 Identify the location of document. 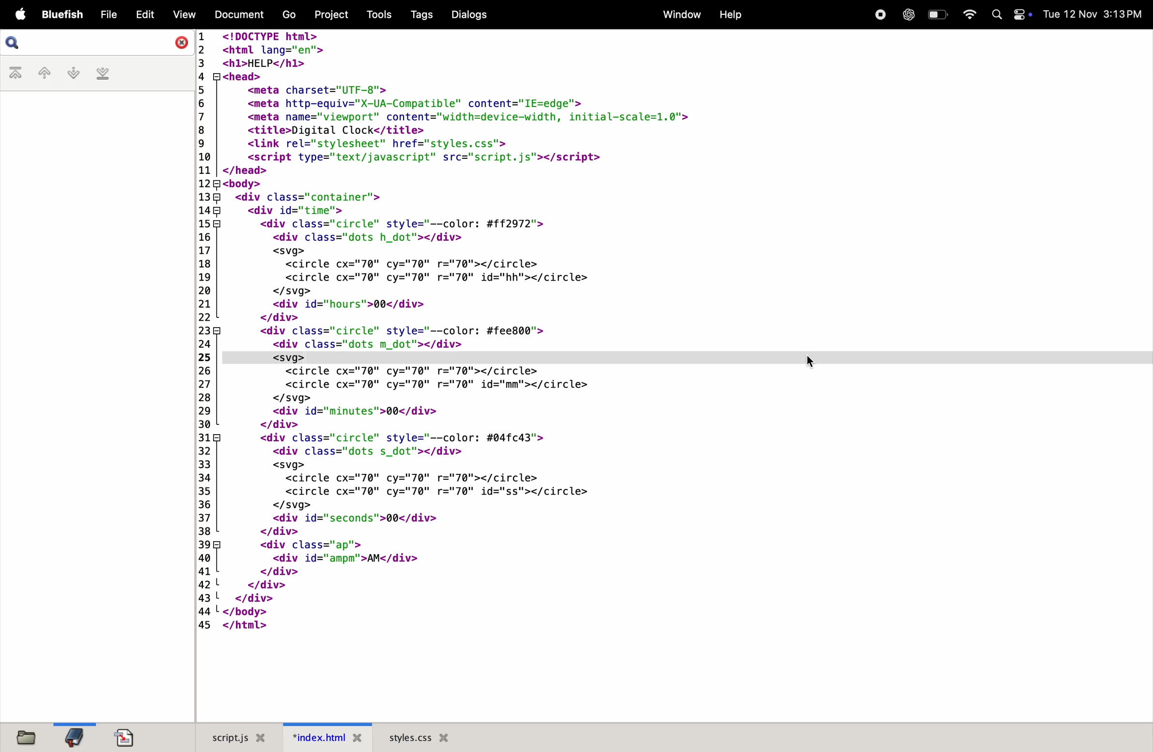
(125, 737).